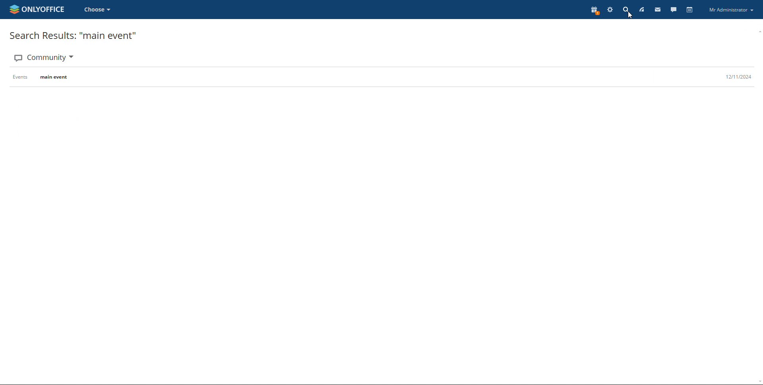  What do you see at coordinates (657, 9) in the screenshot?
I see `mail` at bounding box center [657, 9].